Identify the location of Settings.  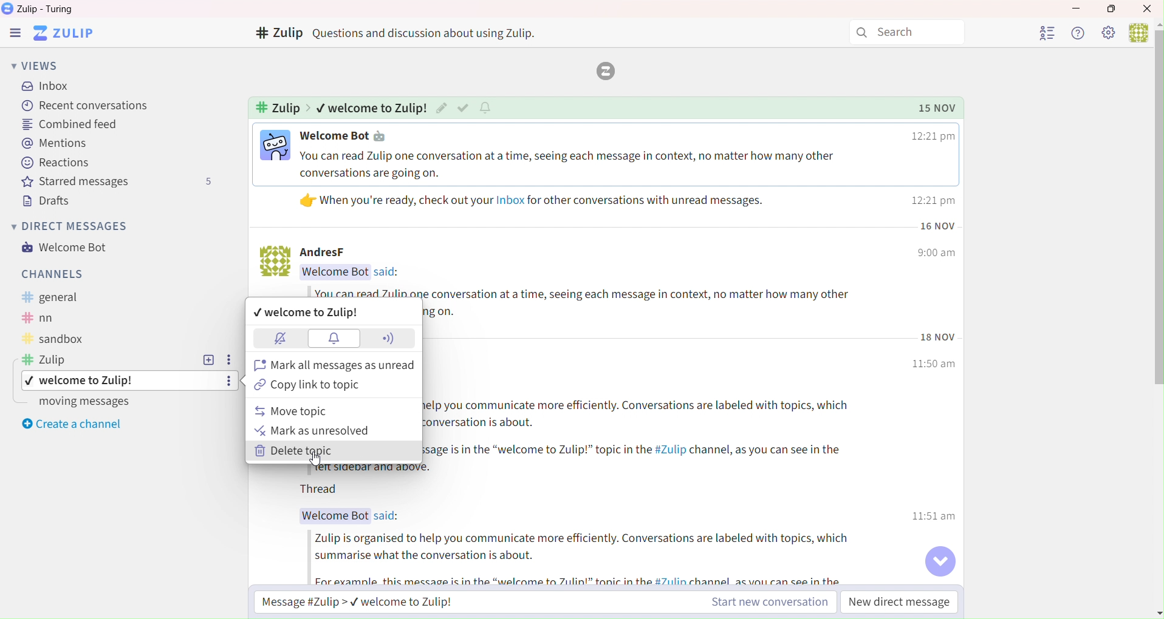
(230, 382).